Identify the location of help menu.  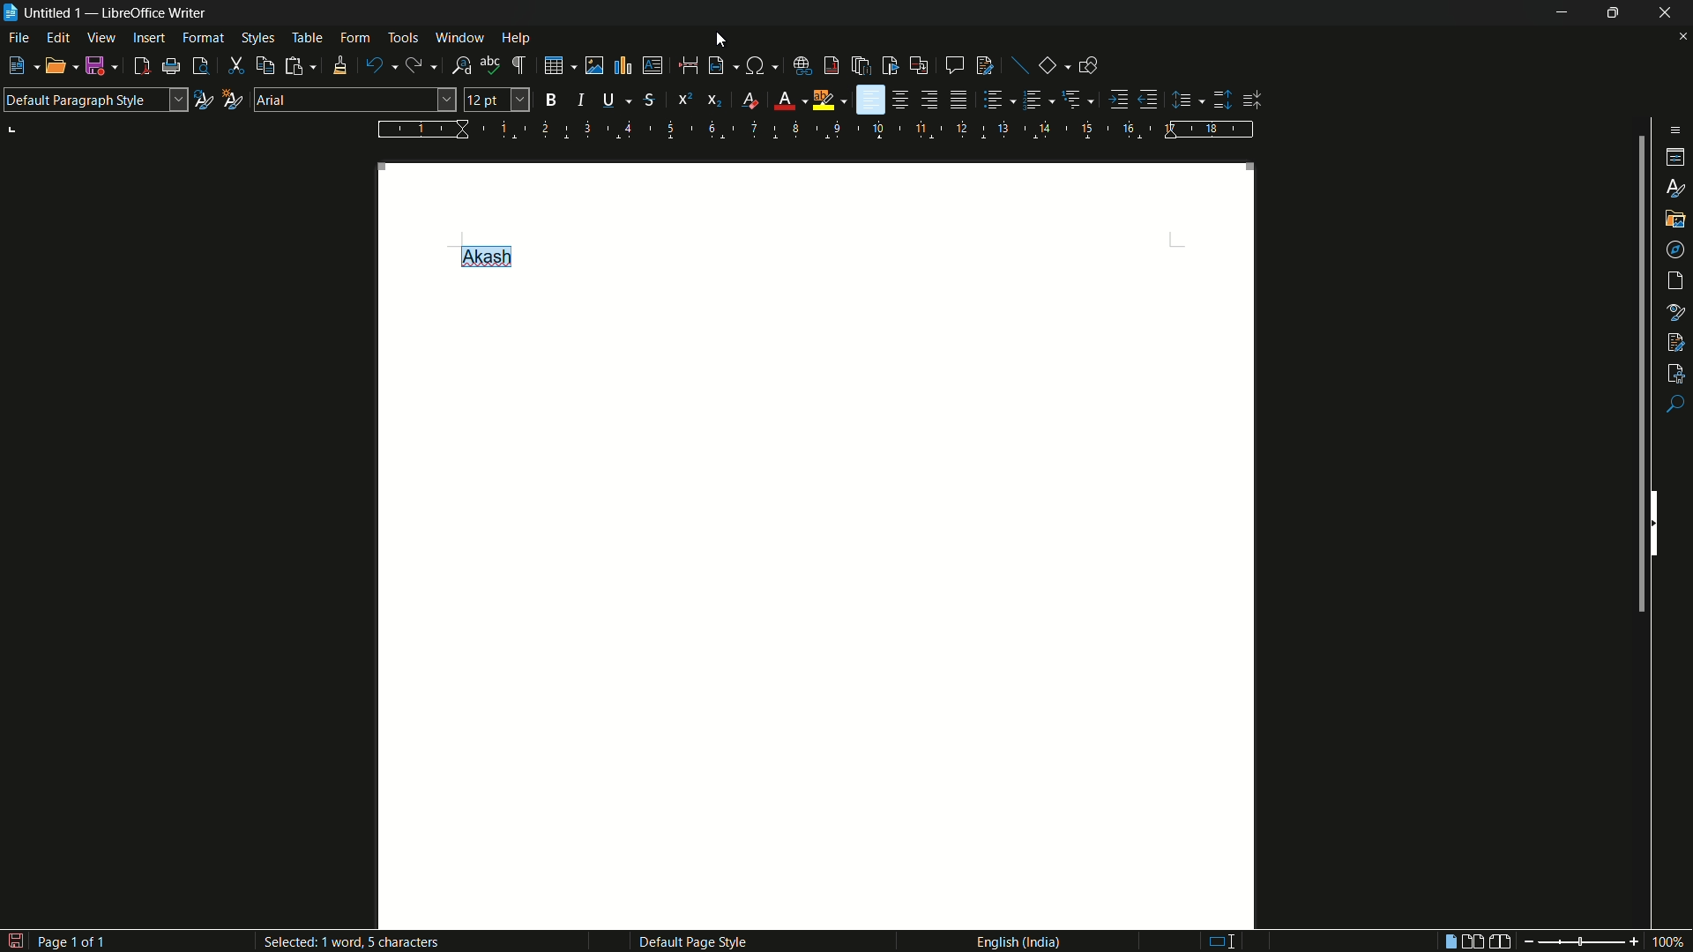
(517, 39).